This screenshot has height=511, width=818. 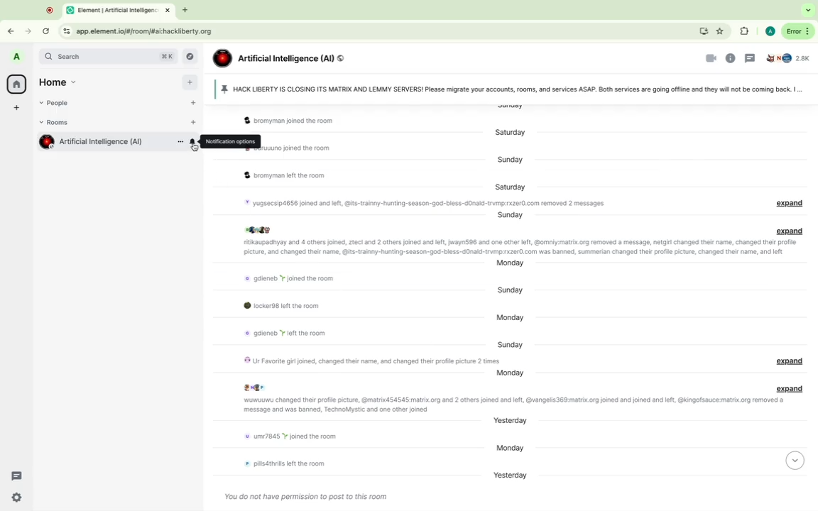 What do you see at coordinates (797, 462) in the screenshot?
I see `Down` at bounding box center [797, 462].